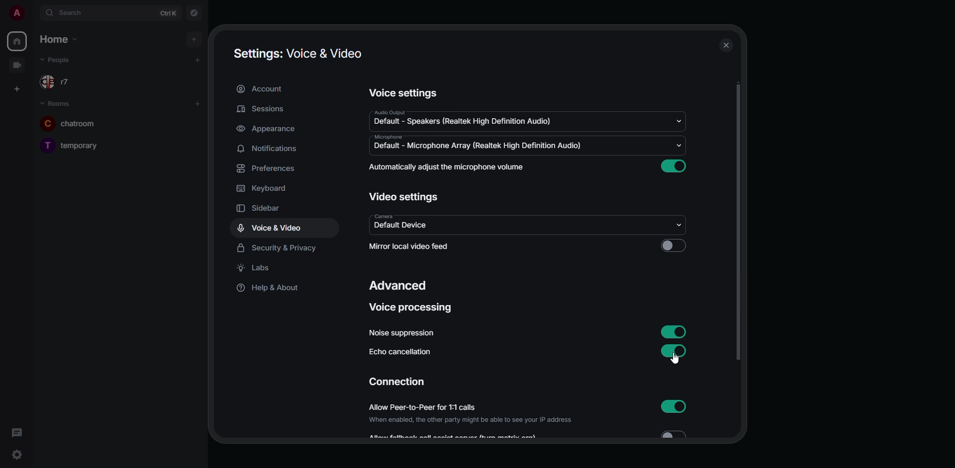 The image size is (955, 468). Describe the element at coordinates (676, 165) in the screenshot. I see `enabled` at that location.